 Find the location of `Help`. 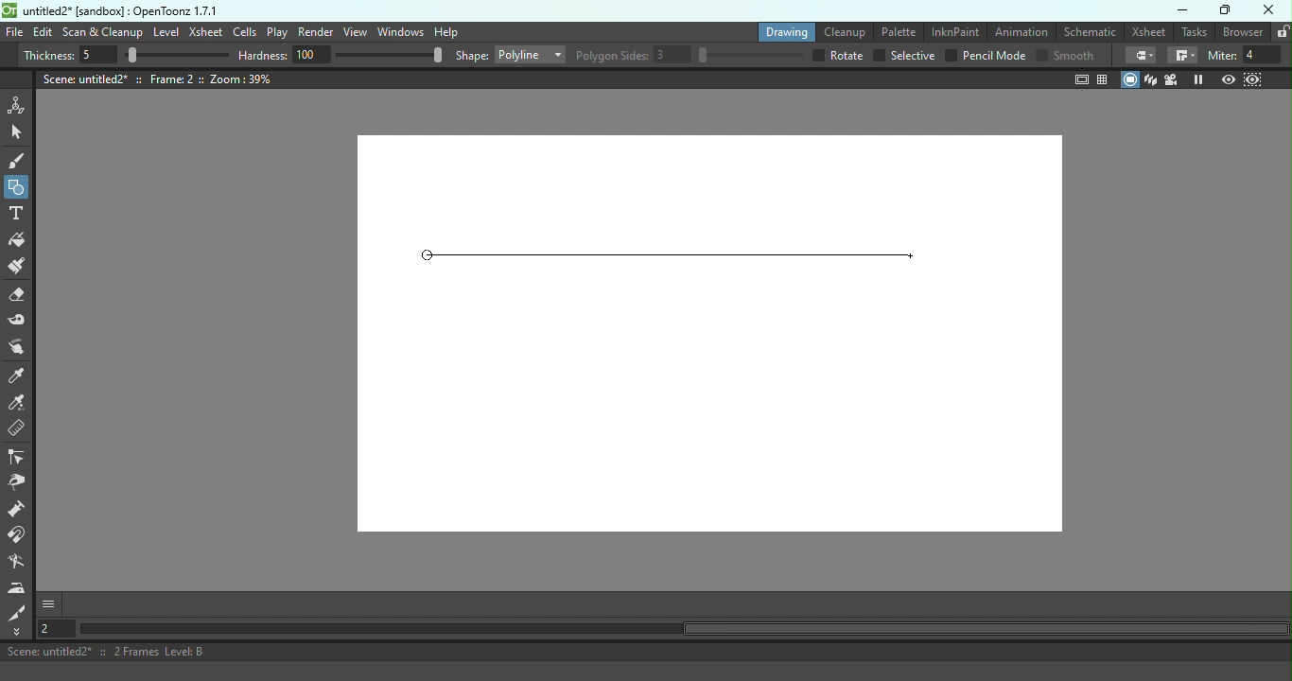

Help is located at coordinates (445, 31).